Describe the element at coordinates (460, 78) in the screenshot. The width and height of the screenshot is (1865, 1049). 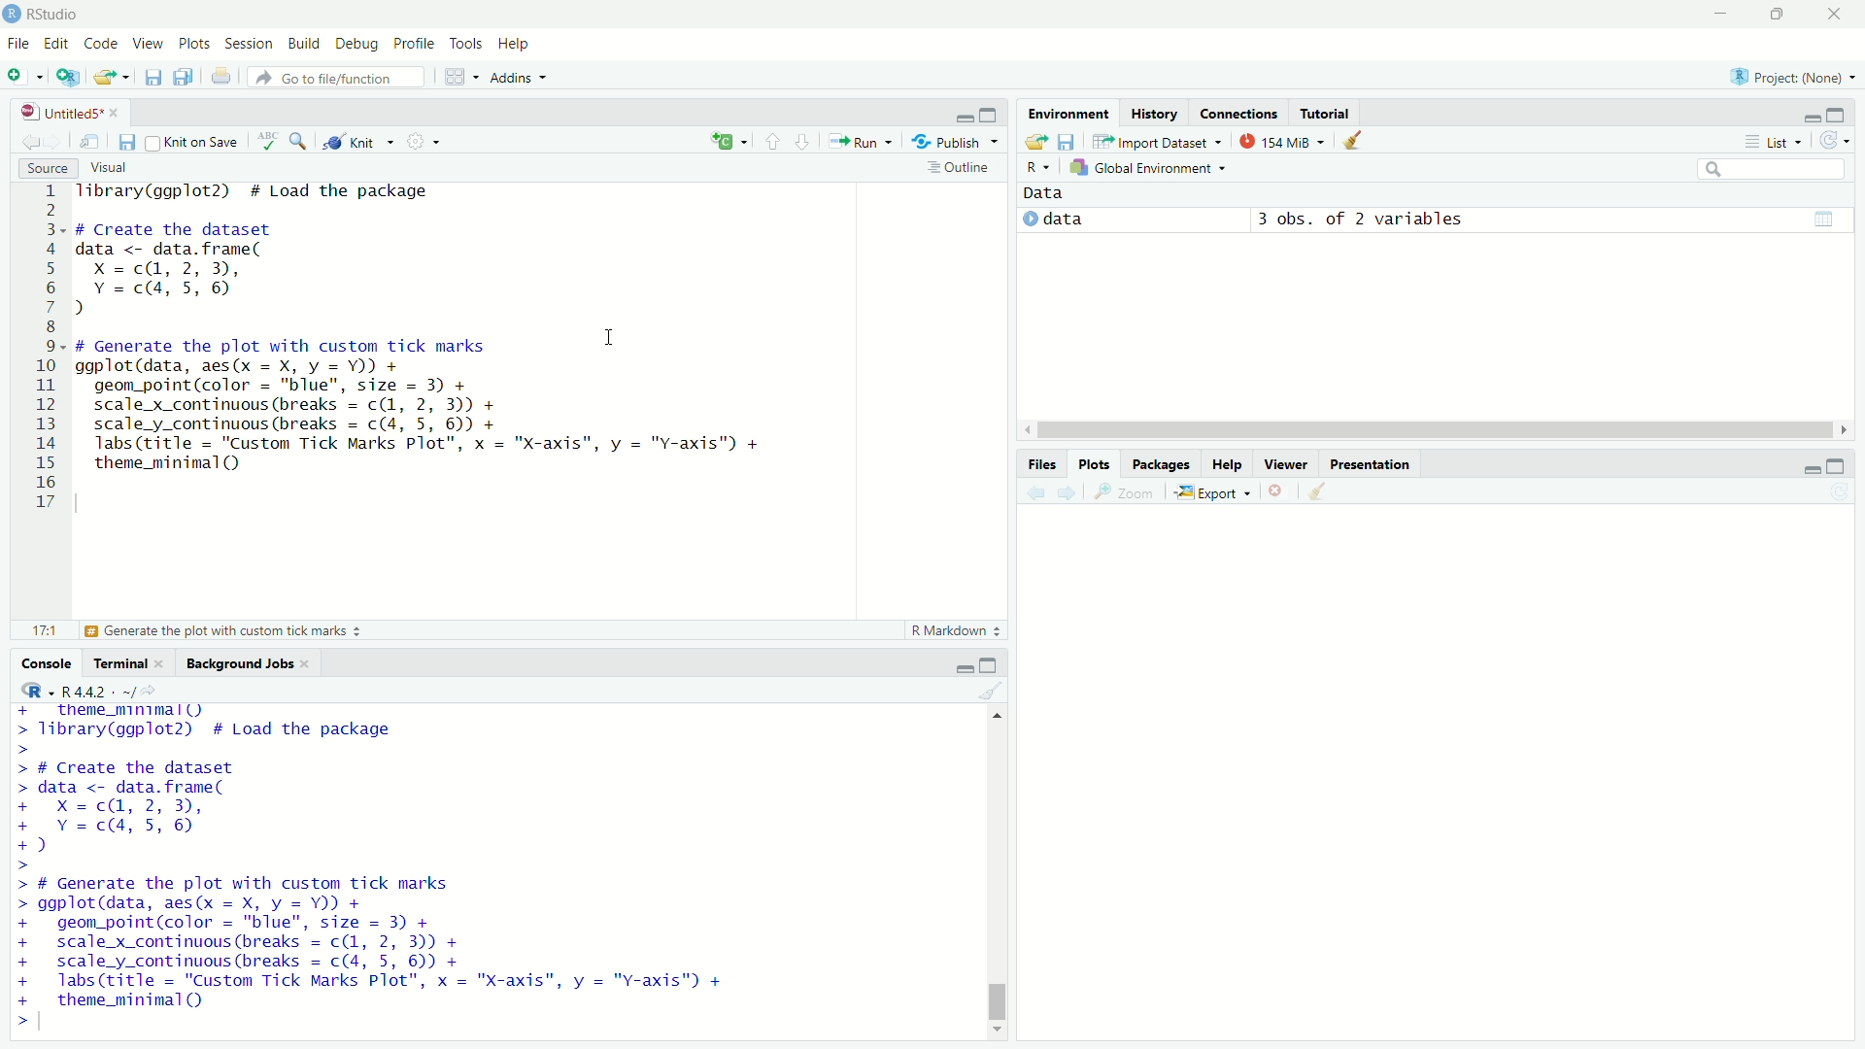
I see `workspace panes` at that location.